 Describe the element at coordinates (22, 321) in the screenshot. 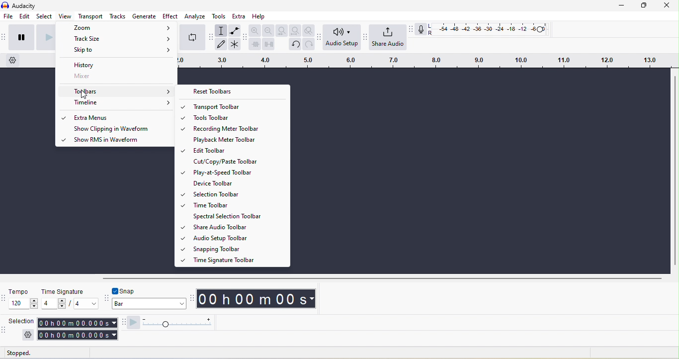

I see `selection` at that location.